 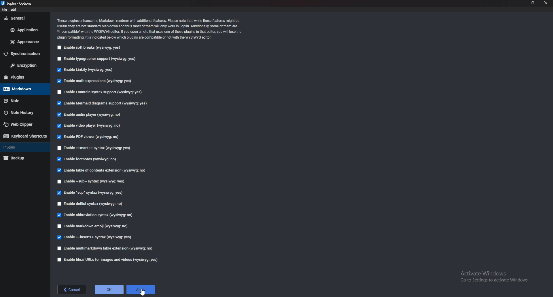 What do you see at coordinates (24, 42) in the screenshot?
I see `Appearance` at bounding box center [24, 42].